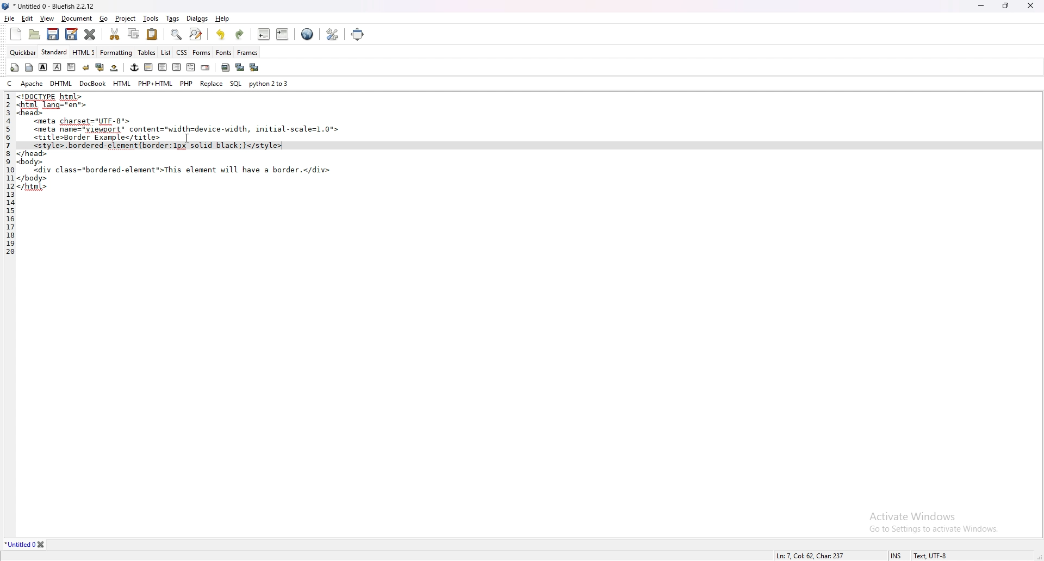 The image size is (1044, 561). I want to click on formatting, so click(116, 52).